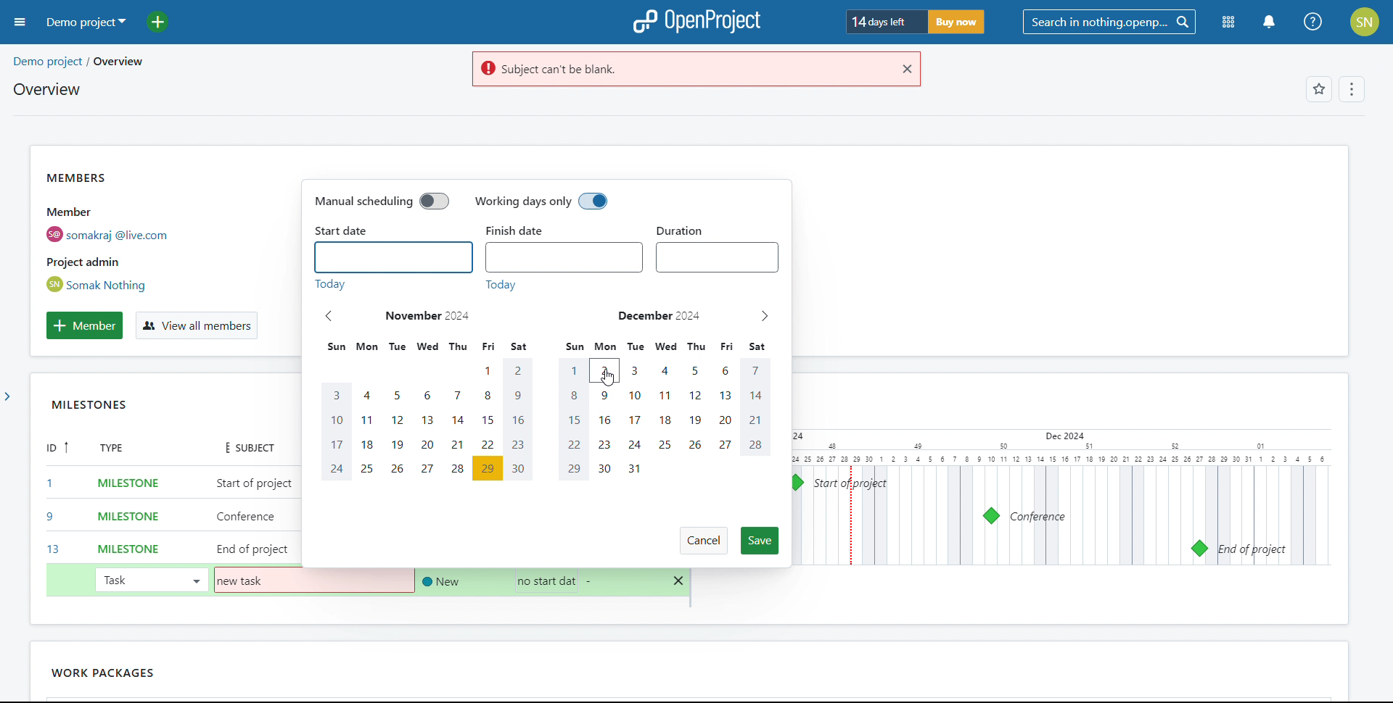 This screenshot has width=1393, height=703. Describe the element at coordinates (991, 516) in the screenshot. I see `milestone 9` at that location.